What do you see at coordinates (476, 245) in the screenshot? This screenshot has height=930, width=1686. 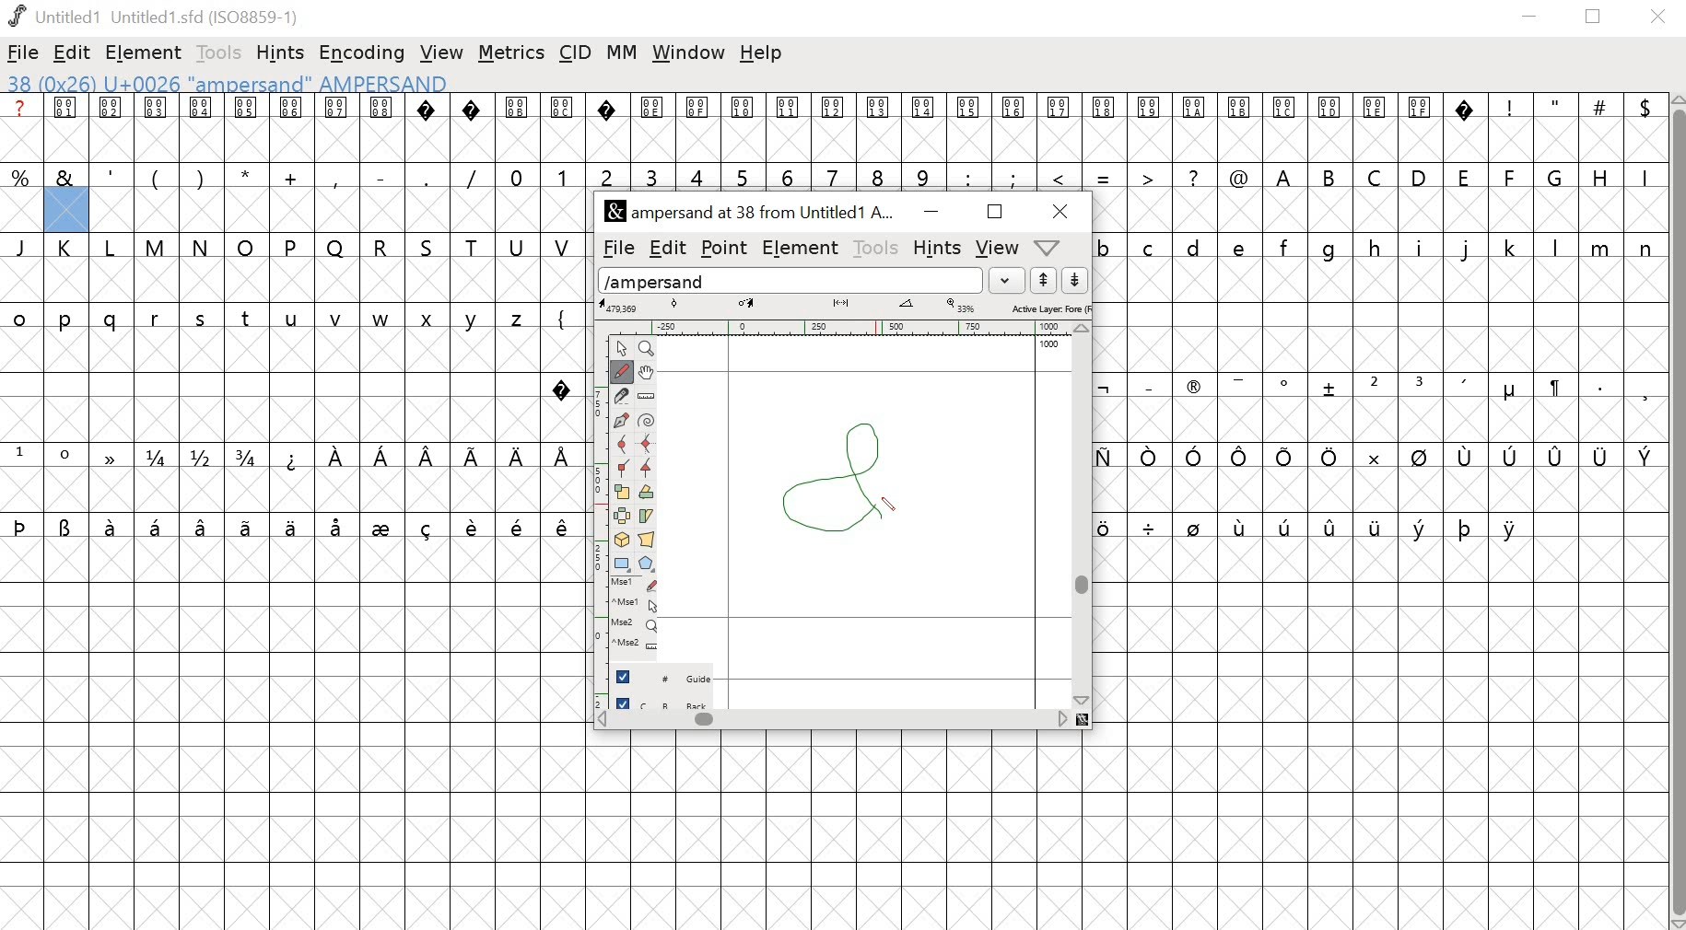 I see `T` at bounding box center [476, 245].